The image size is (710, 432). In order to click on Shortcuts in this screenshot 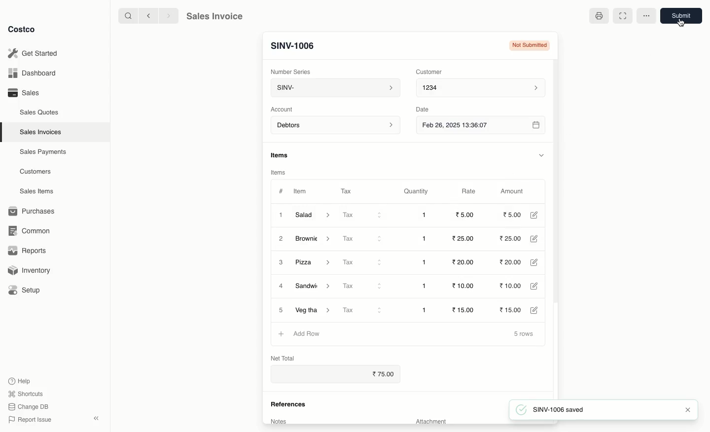, I will do `click(25, 394)`.